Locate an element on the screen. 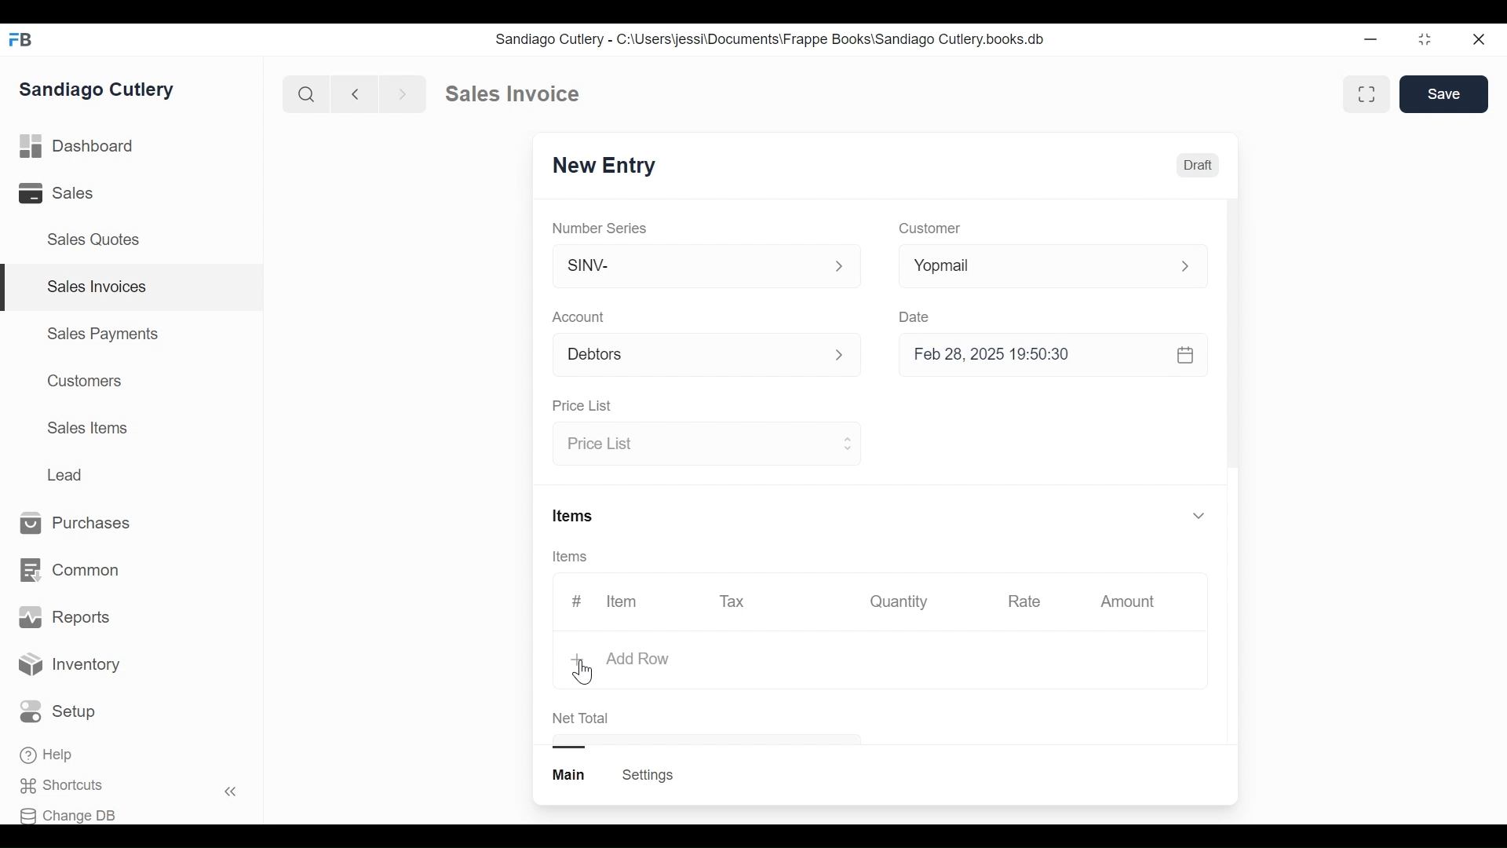 This screenshot has width=1507, height=848. Sales Quotes is located at coordinates (99, 240).